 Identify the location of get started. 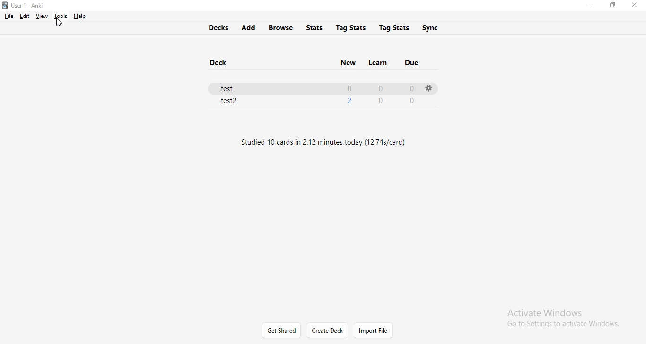
(281, 331).